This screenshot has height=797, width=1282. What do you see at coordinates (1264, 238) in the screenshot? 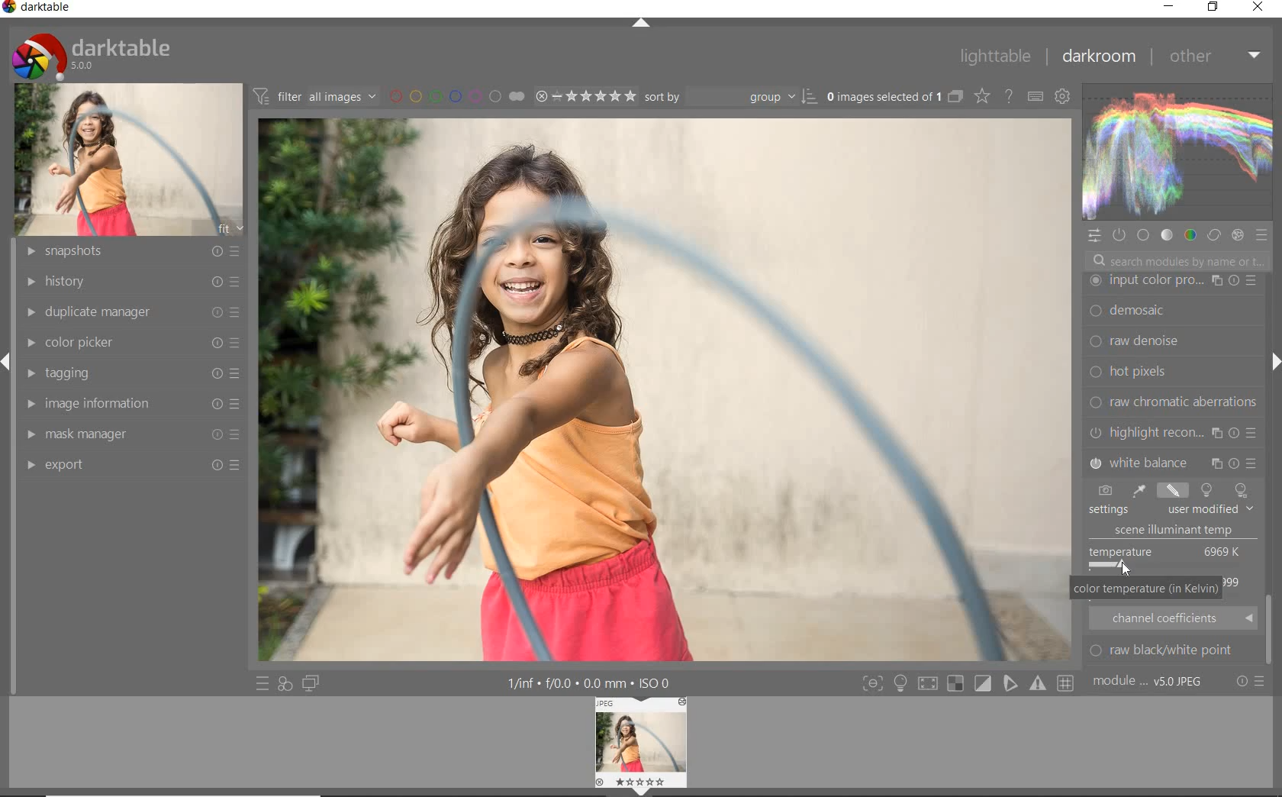
I see `preset` at bounding box center [1264, 238].